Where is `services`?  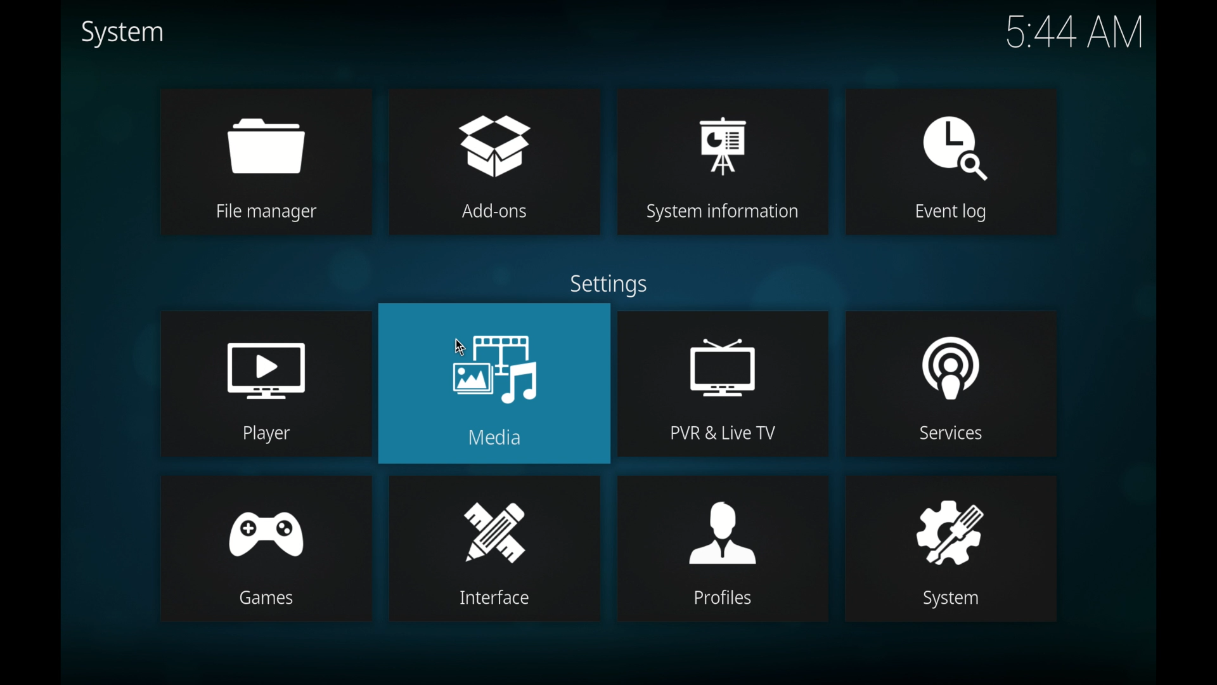 services is located at coordinates (950, 382).